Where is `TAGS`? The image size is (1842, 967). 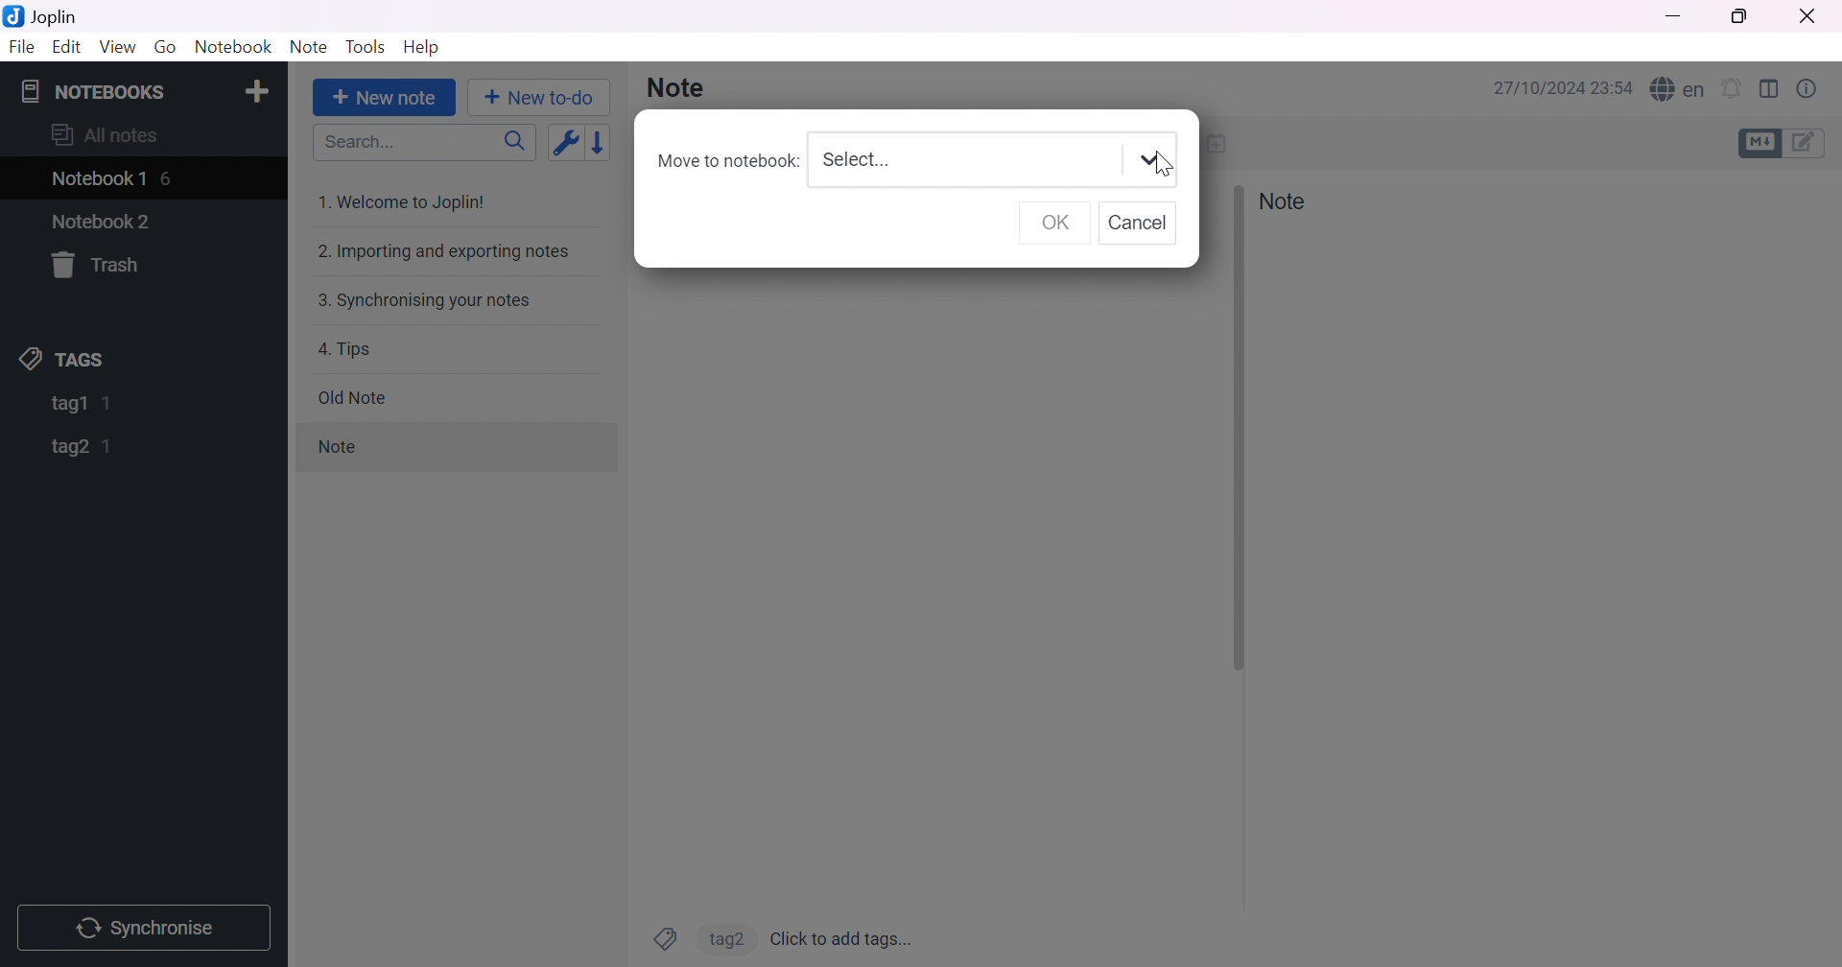 TAGS is located at coordinates (65, 359).